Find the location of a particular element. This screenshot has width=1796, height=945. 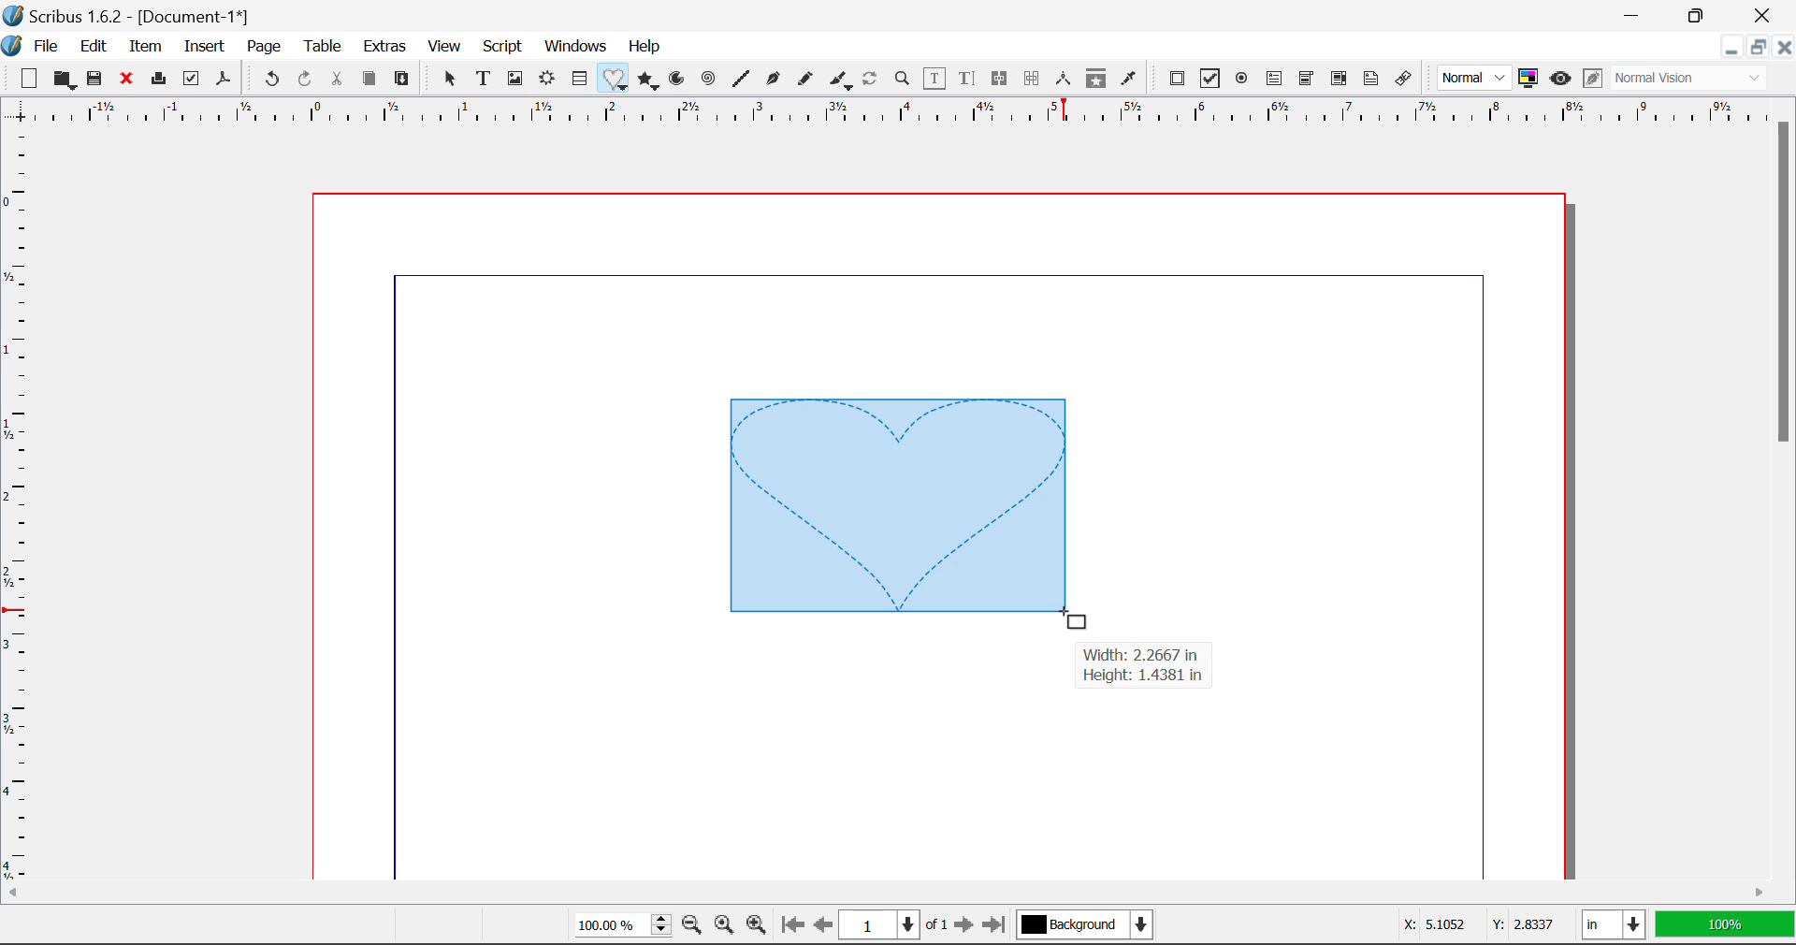

Link Text Frames is located at coordinates (1003, 78).